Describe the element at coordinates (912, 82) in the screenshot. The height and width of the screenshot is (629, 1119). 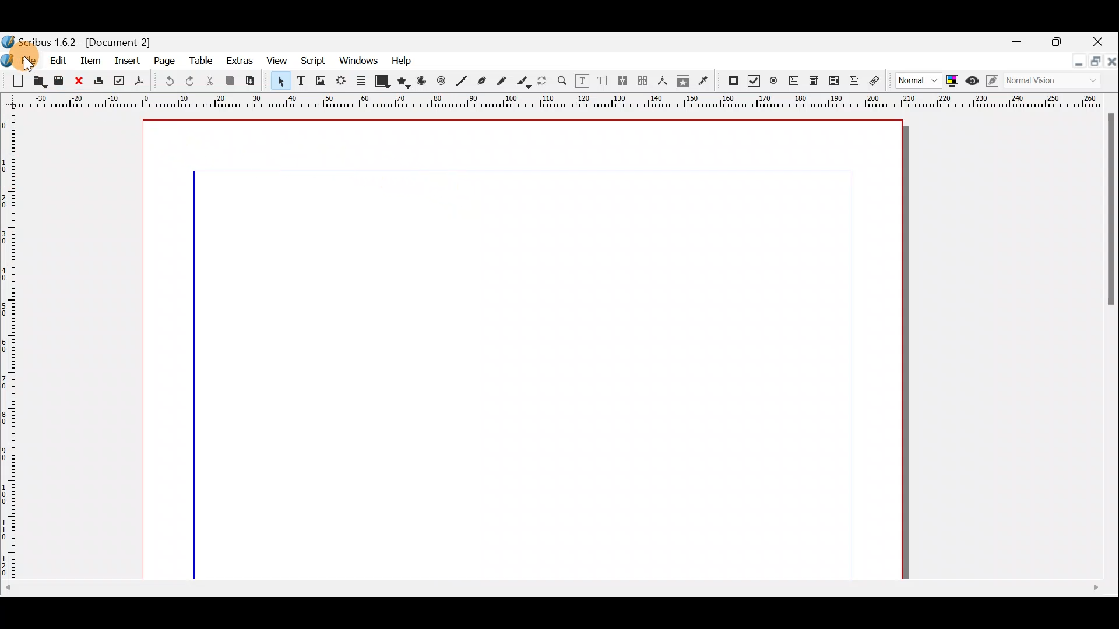
I see `Image preview quality` at that location.